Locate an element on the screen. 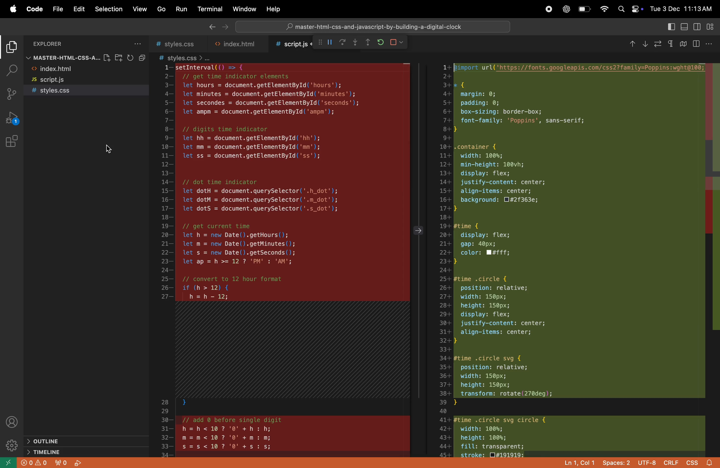 The image size is (720, 468). toggle side bar is located at coordinates (698, 28).